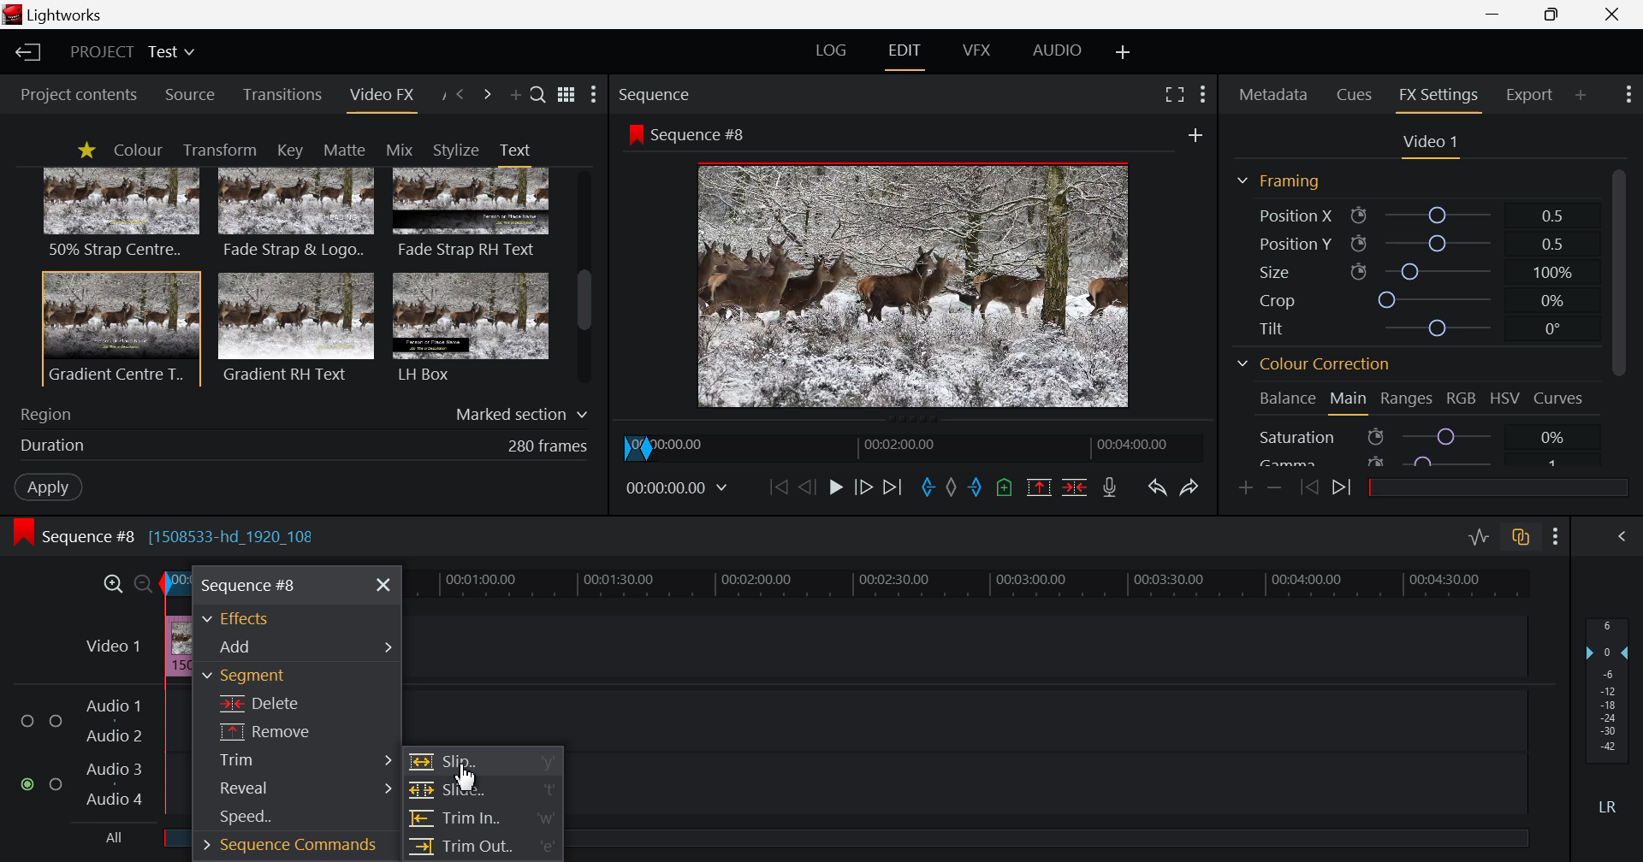  I want to click on Cursor, so click(468, 779).